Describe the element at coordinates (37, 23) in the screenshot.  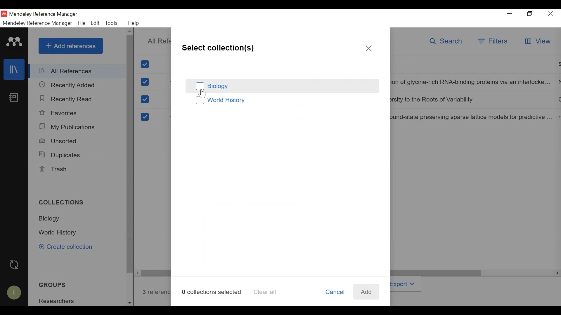
I see `Mendeley Reference Manager` at that location.